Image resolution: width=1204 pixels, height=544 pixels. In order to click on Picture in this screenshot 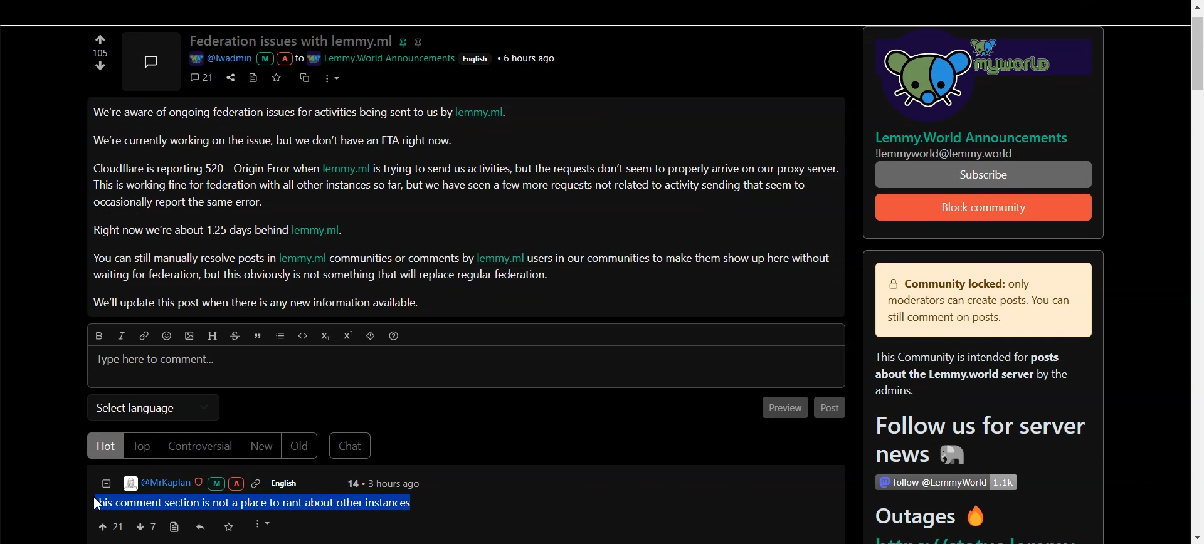, I will do `click(150, 59)`.